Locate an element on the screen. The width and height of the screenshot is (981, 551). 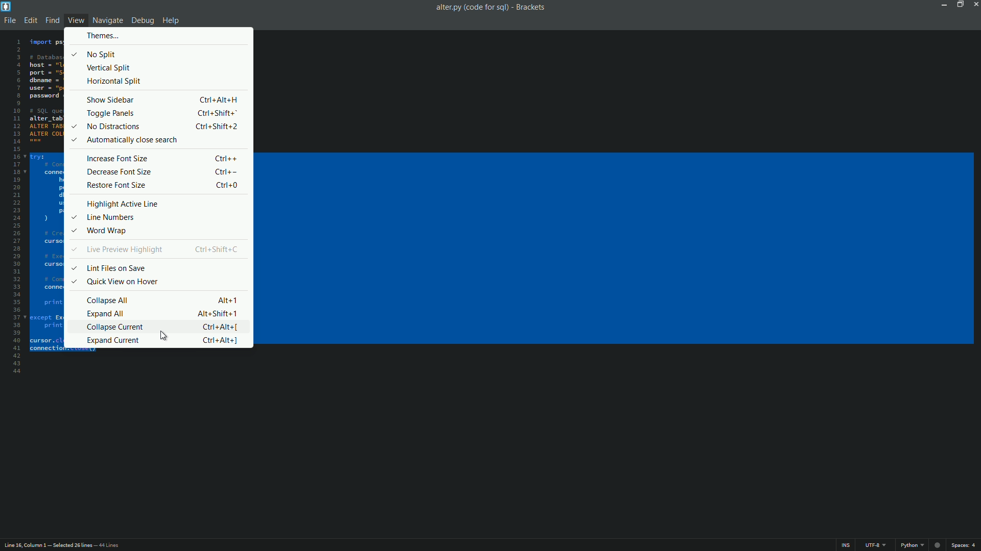
app name is located at coordinates (532, 8).